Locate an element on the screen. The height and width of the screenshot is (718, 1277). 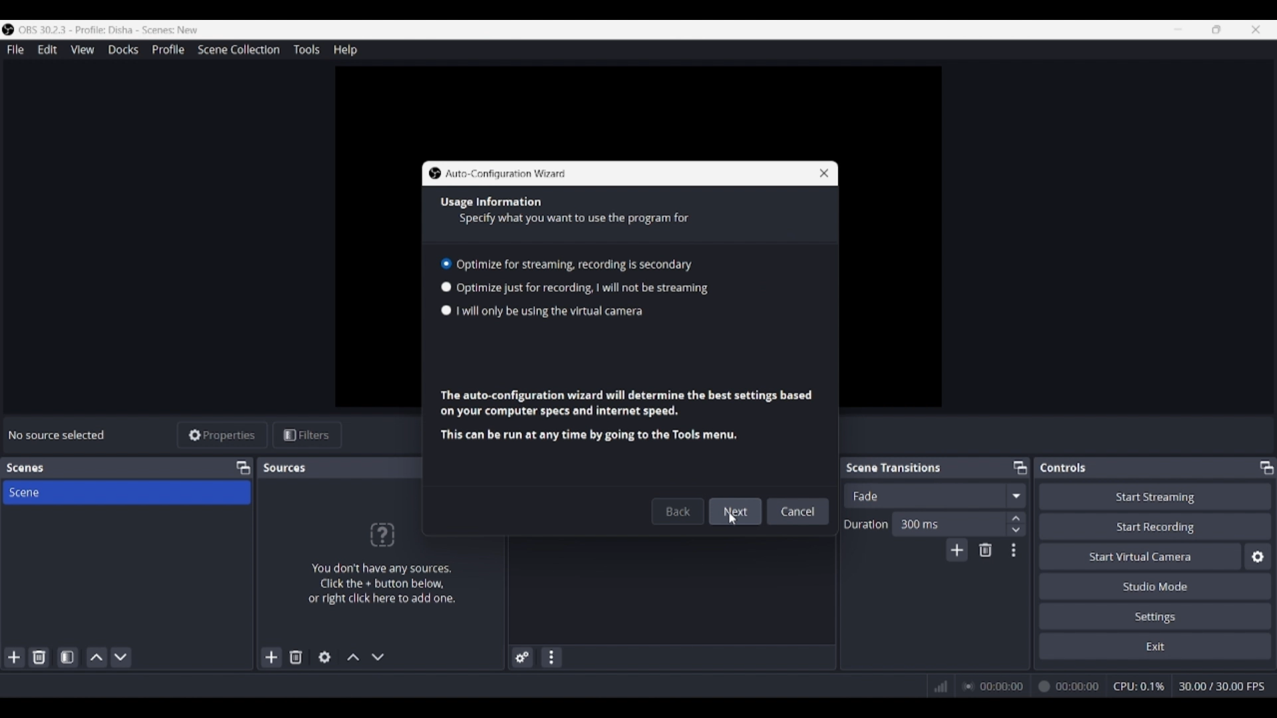
Fade options is located at coordinates (1016, 495).